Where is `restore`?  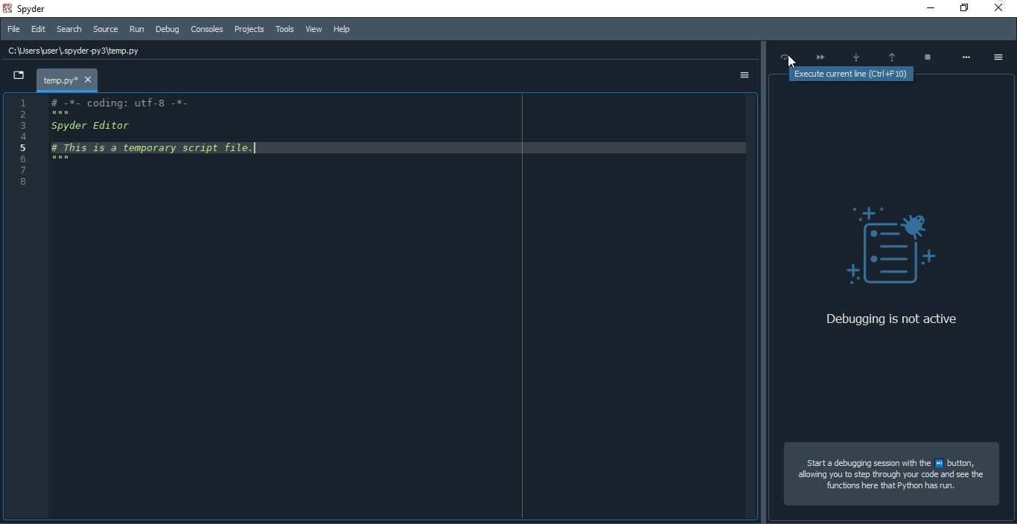
restore is located at coordinates (963, 8).